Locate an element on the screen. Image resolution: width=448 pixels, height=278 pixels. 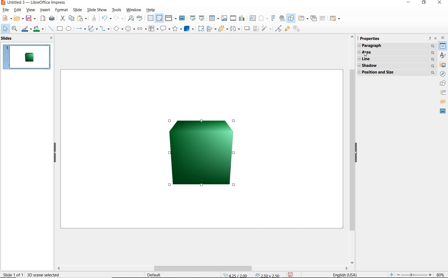
snap to grid is located at coordinates (159, 18).